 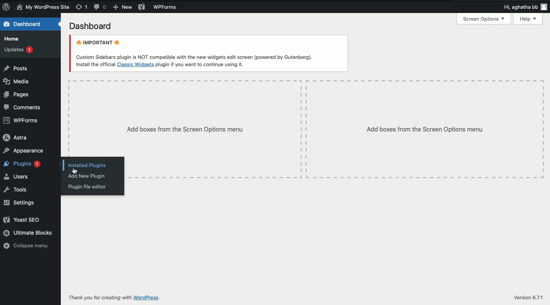 I want to click on Home, so click(x=11, y=39).